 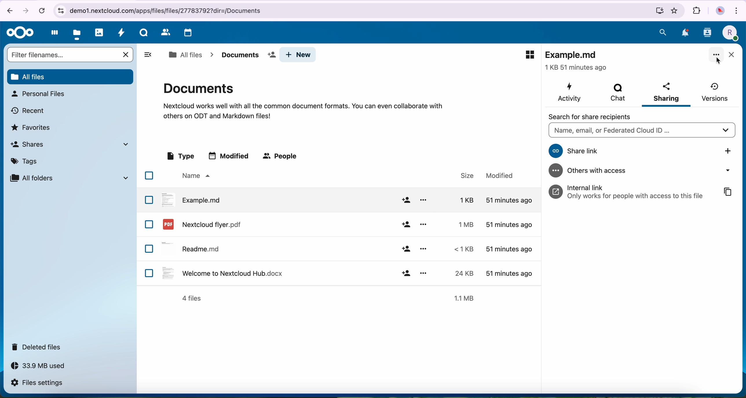 What do you see at coordinates (70, 76) in the screenshot?
I see `all files button` at bounding box center [70, 76].